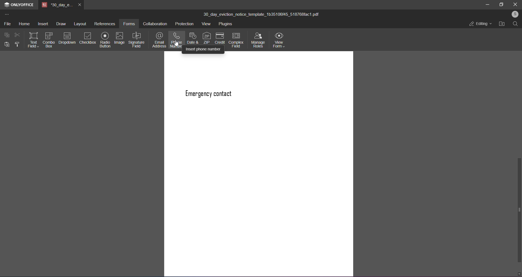 Image resolution: width=522 pixels, height=277 pixels. I want to click on file, so click(7, 24).